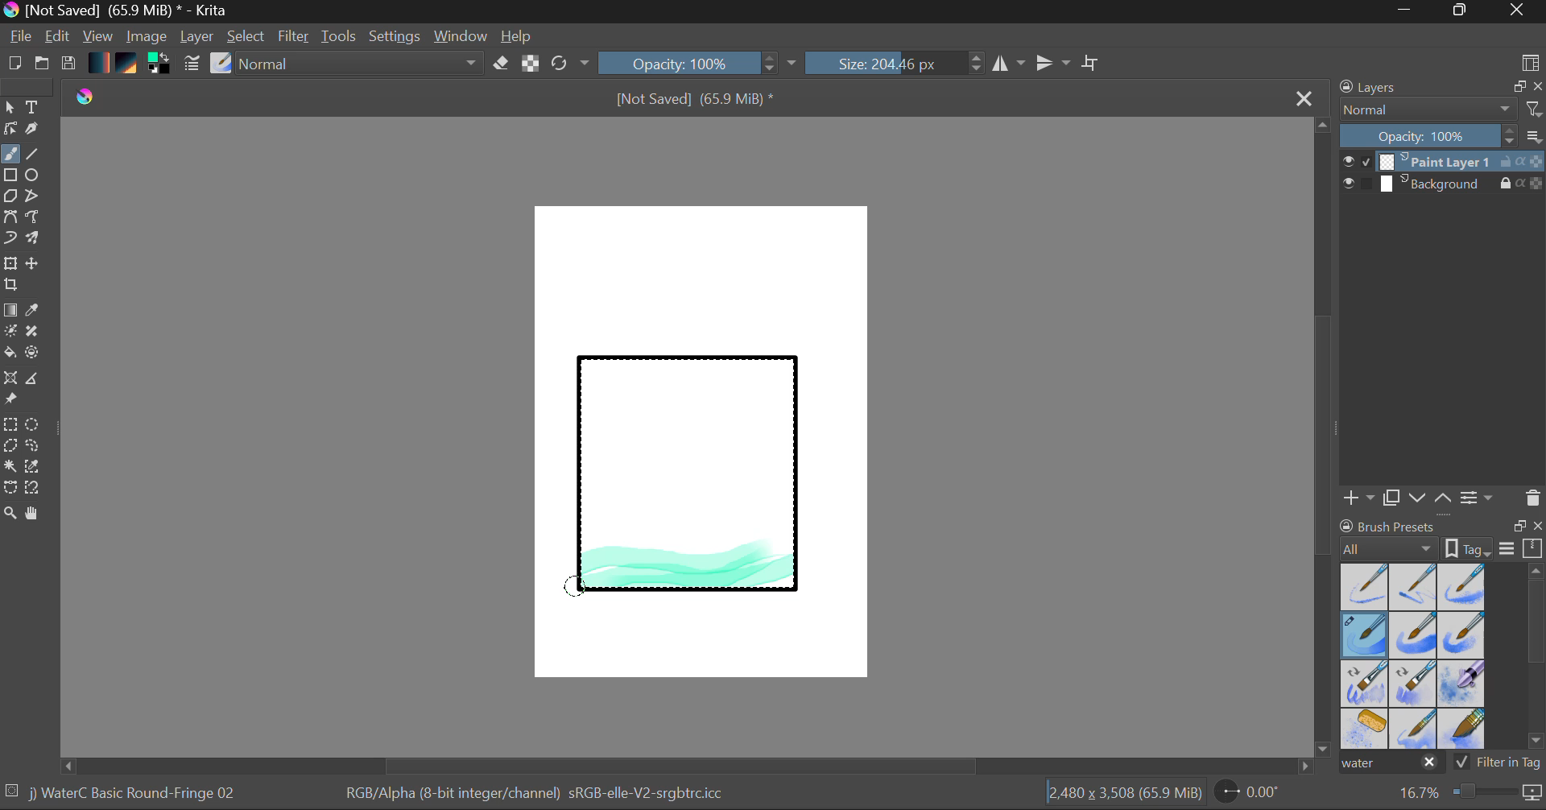 The image size is (1546, 810). What do you see at coordinates (35, 381) in the screenshot?
I see `Measurements` at bounding box center [35, 381].